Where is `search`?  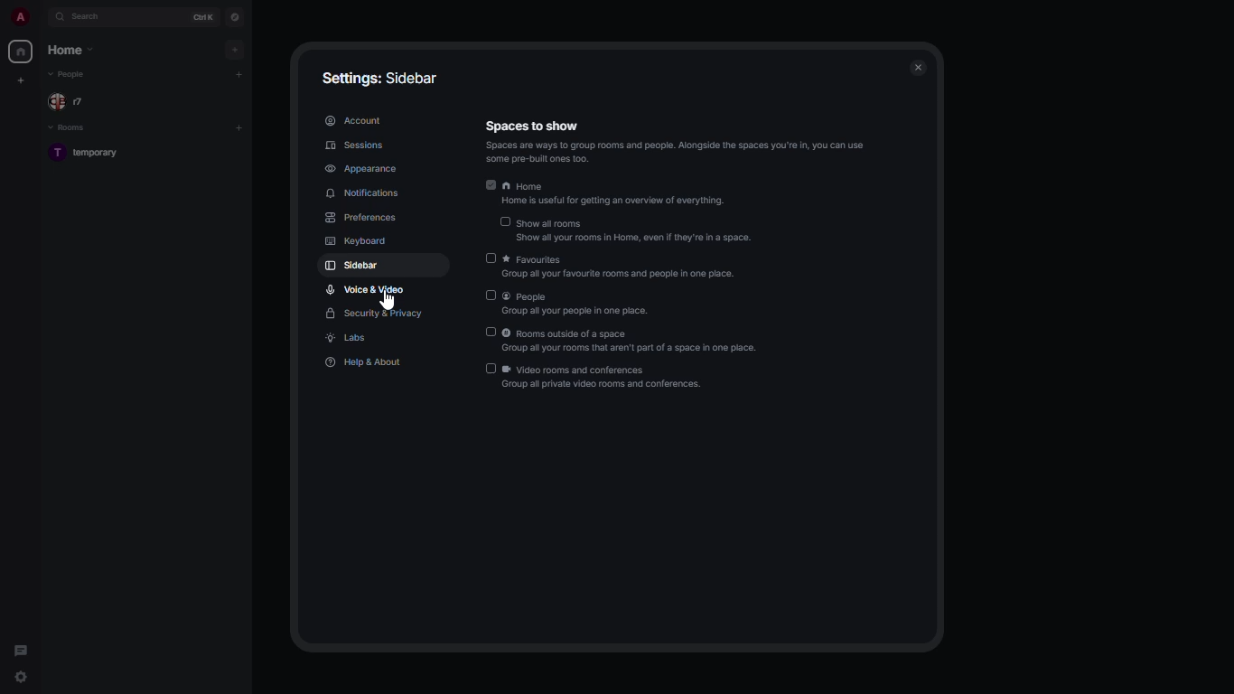
search is located at coordinates (96, 17).